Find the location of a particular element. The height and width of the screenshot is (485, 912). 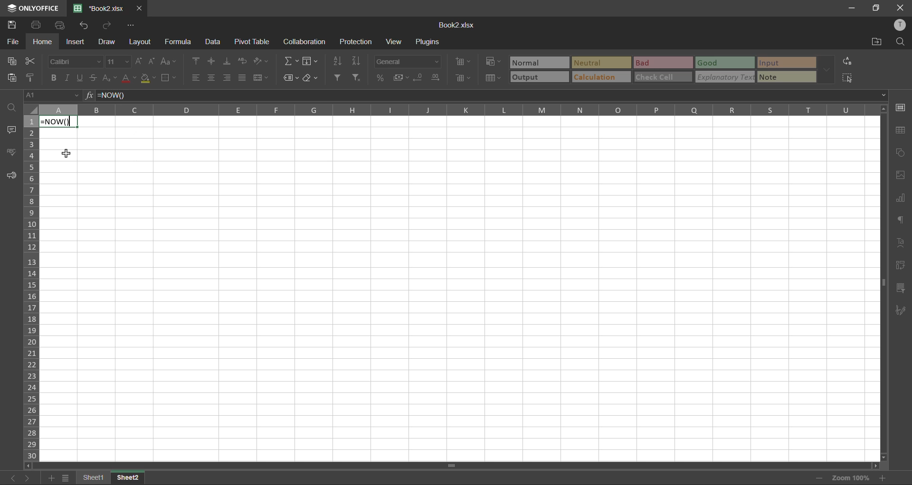

cut is located at coordinates (28, 62).